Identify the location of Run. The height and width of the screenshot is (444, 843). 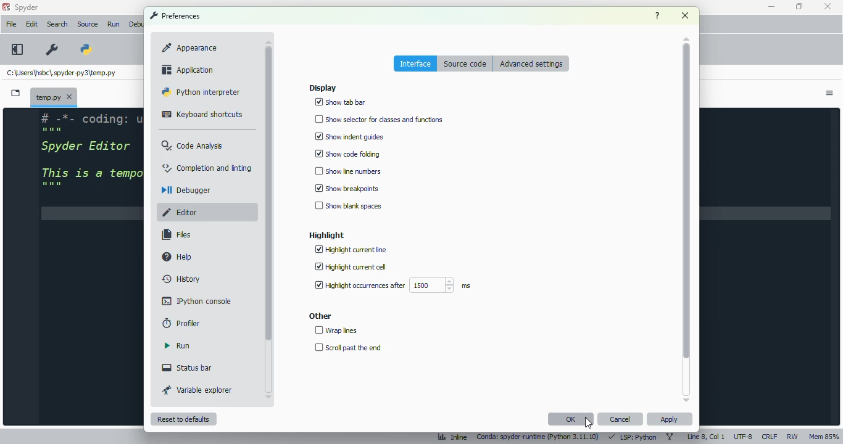
(112, 24).